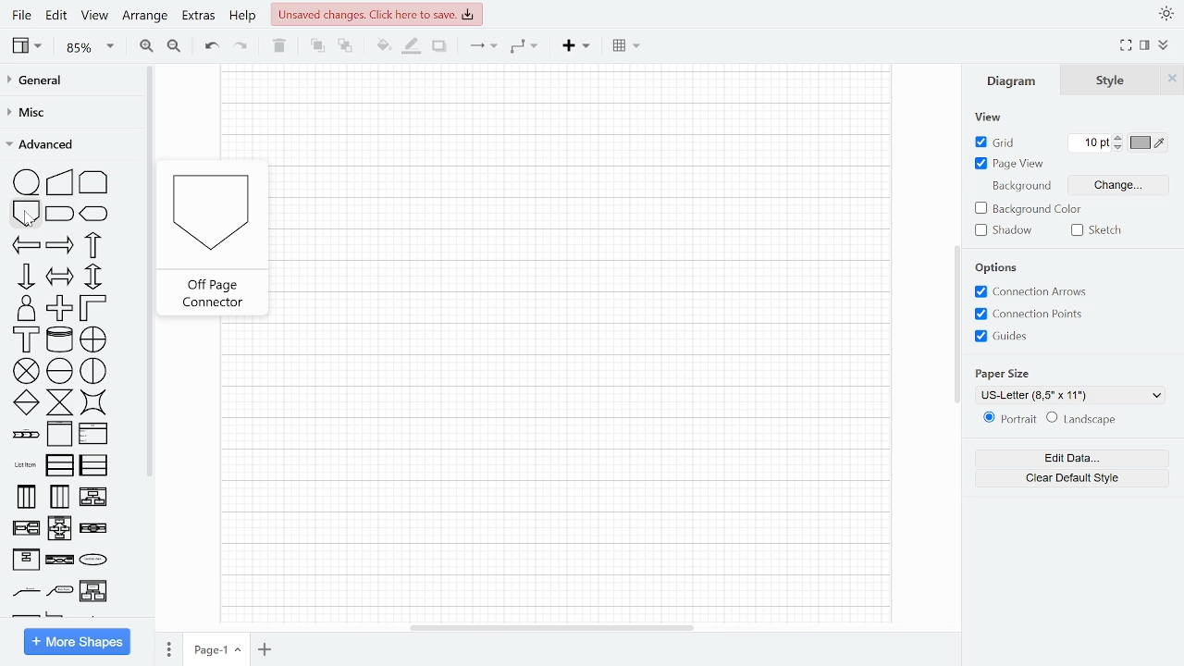 This screenshot has width=1184, height=666. What do you see at coordinates (1030, 315) in the screenshot?
I see `Connection points` at bounding box center [1030, 315].